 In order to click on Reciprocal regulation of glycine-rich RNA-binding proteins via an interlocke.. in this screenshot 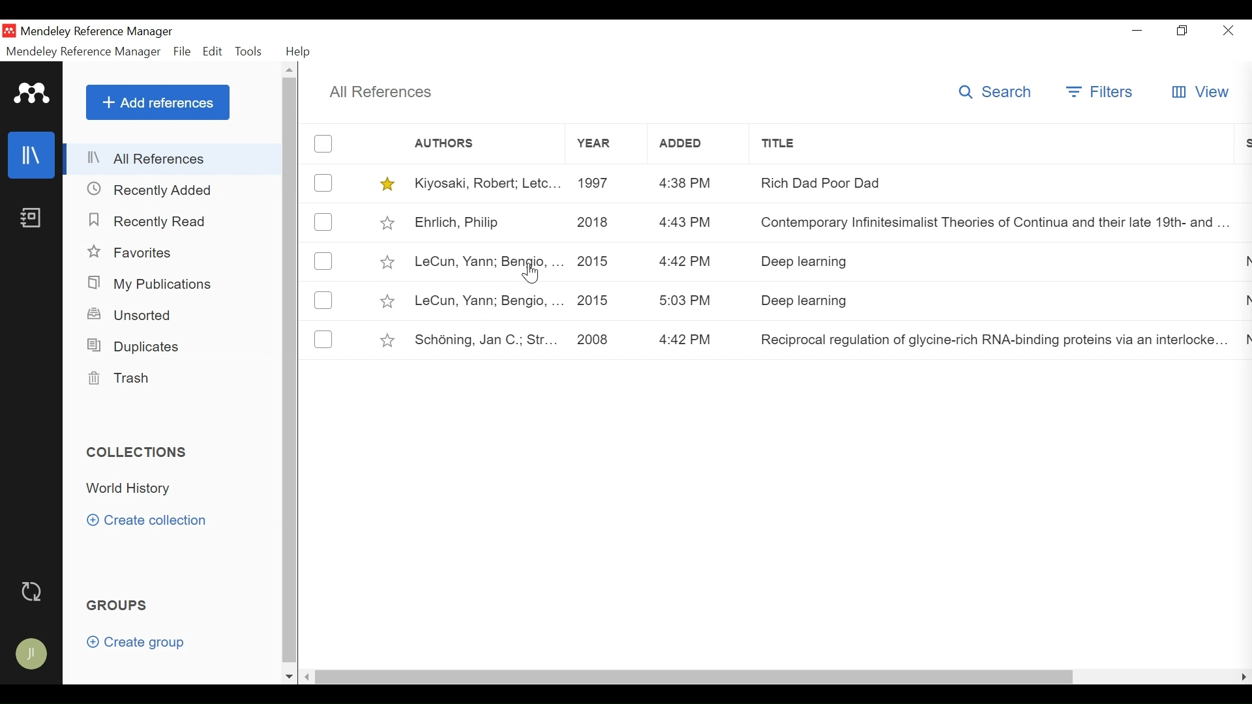, I will do `click(983, 343)`.